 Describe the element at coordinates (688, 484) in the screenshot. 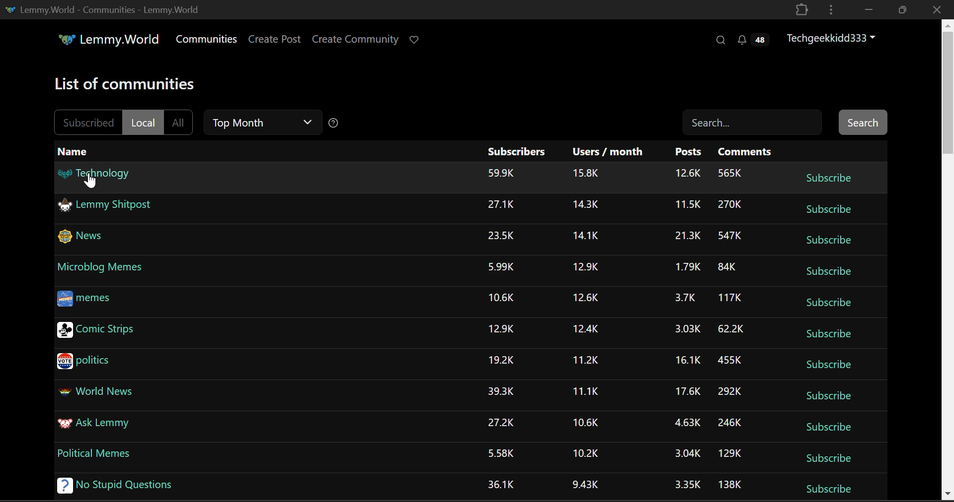

I see `Amount` at that location.